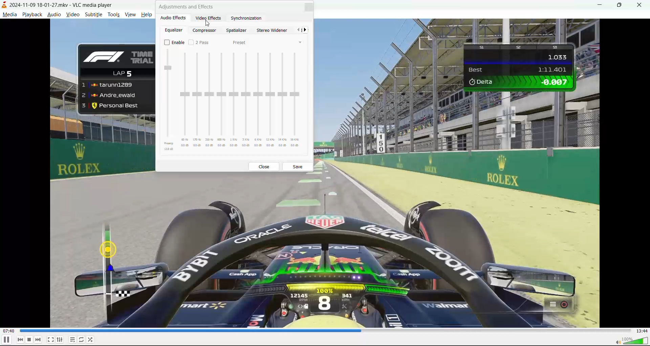  I want to click on audio, so click(55, 14).